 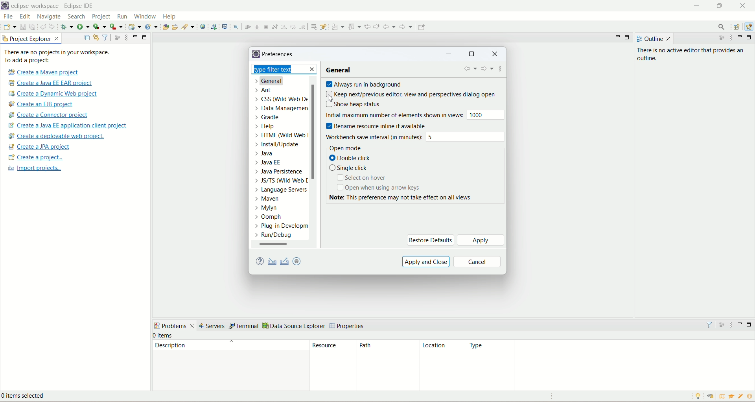 What do you see at coordinates (693, 55) in the screenshot?
I see `There is no active editor that provides outline.` at bounding box center [693, 55].